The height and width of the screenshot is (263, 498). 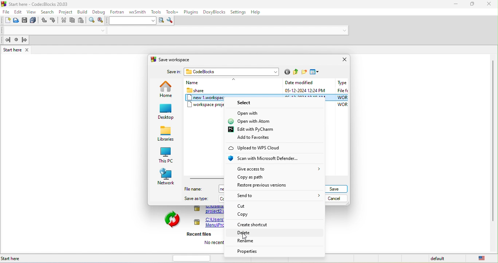 What do you see at coordinates (239, 12) in the screenshot?
I see `settings` at bounding box center [239, 12].